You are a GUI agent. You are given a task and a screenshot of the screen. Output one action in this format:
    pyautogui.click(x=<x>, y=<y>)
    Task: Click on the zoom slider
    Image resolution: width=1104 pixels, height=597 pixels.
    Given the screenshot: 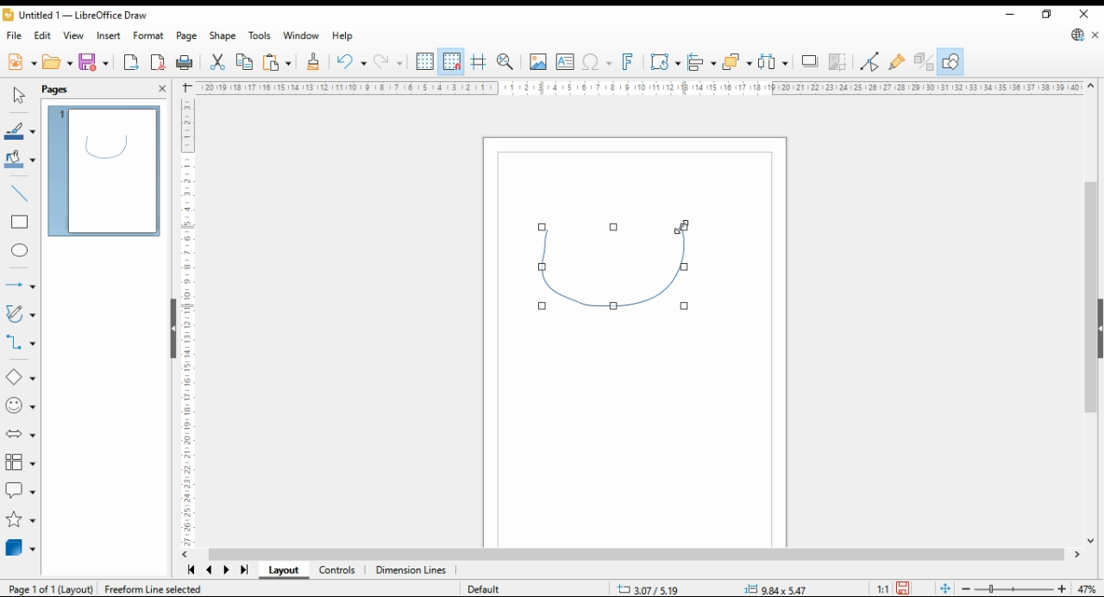 What is the action you would take?
    pyautogui.click(x=1013, y=588)
    